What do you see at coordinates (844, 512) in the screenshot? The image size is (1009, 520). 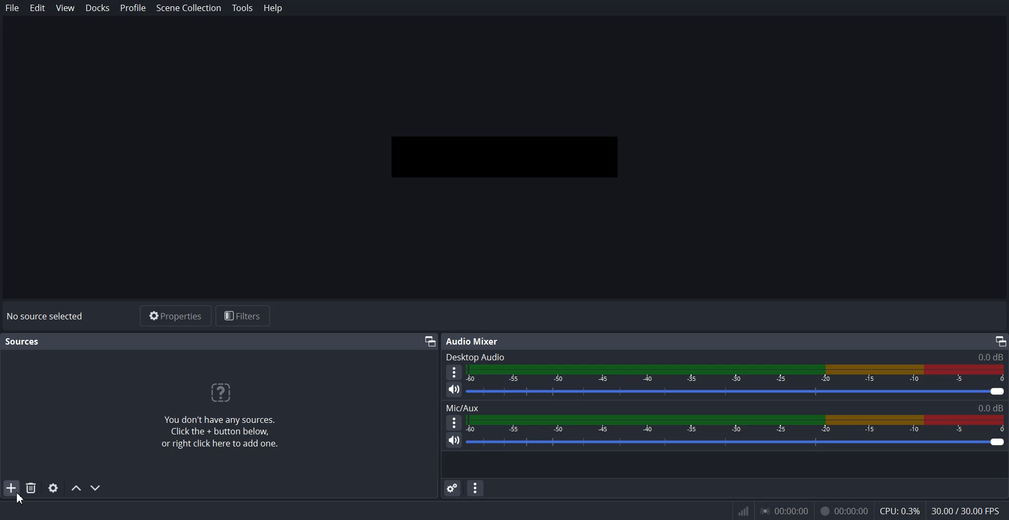 I see `Recording` at bounding box center [844, 512].